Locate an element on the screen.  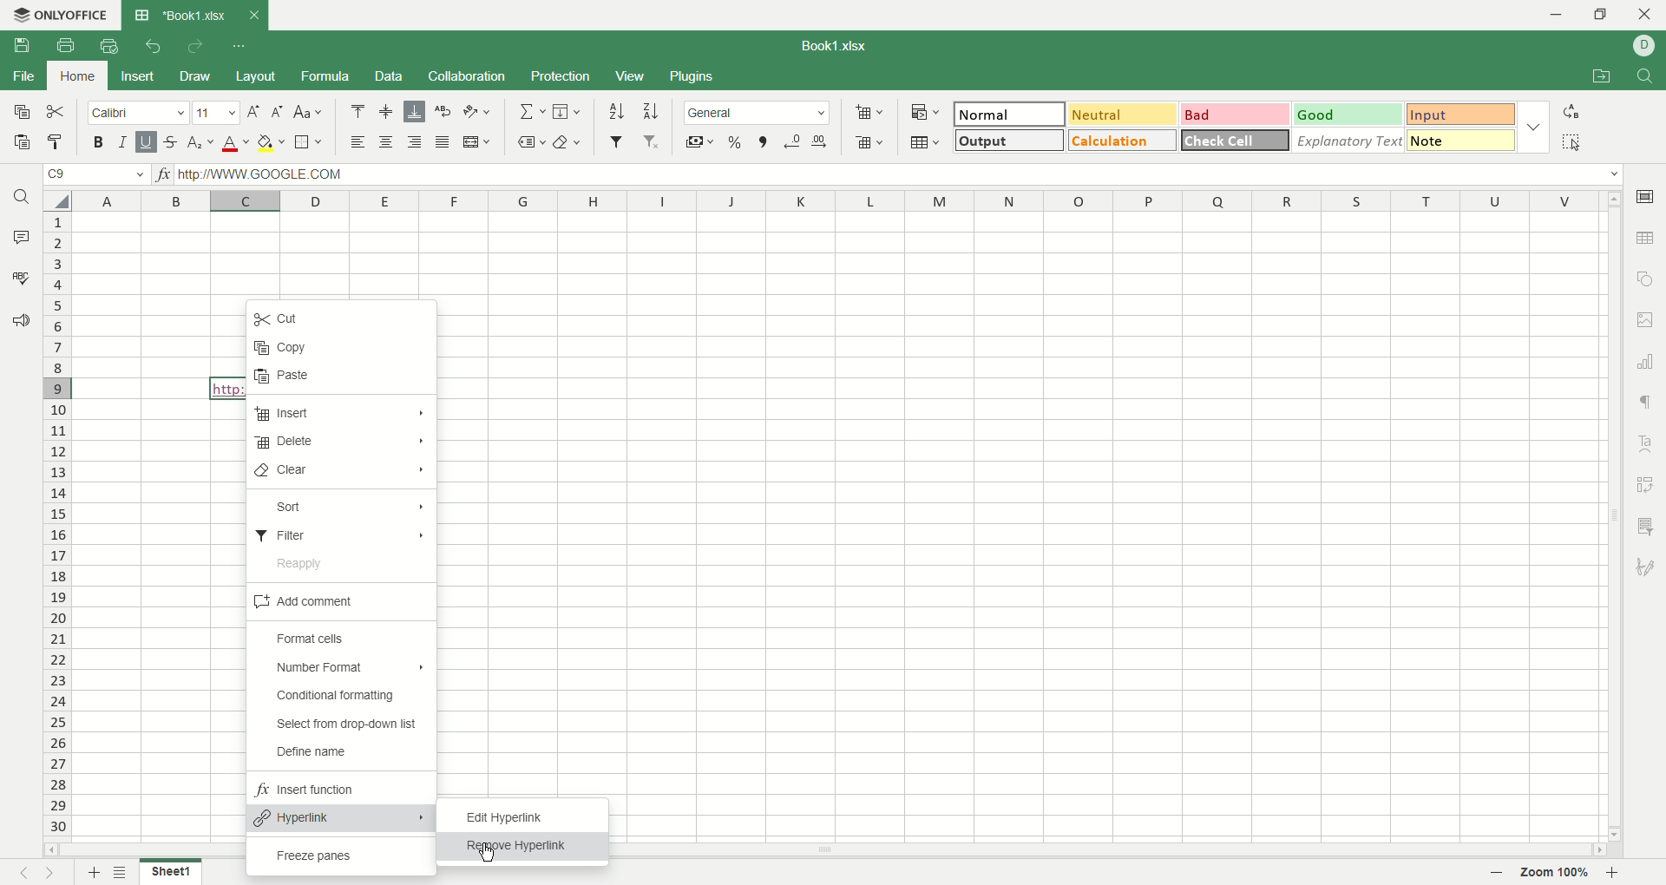
paste is located at coordinates (294, 377).